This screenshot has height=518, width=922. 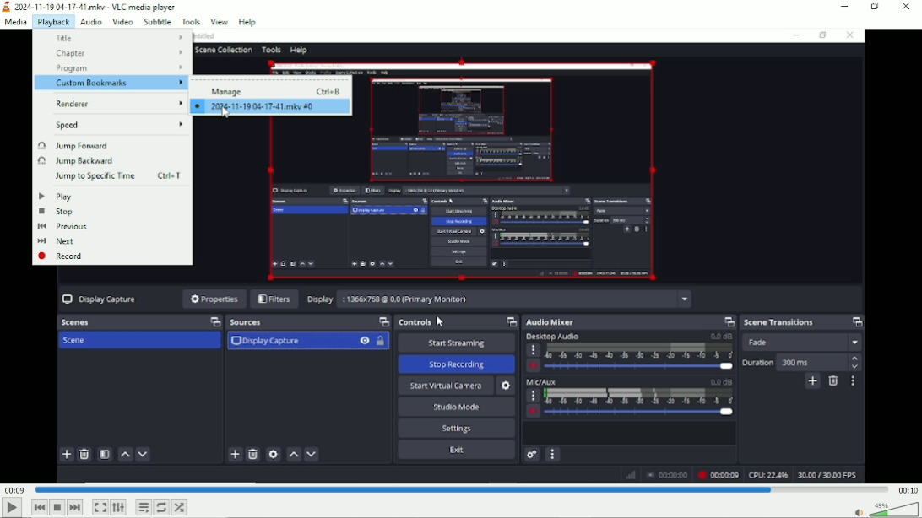 I want to click on Audio, so click(x=90, y=21).